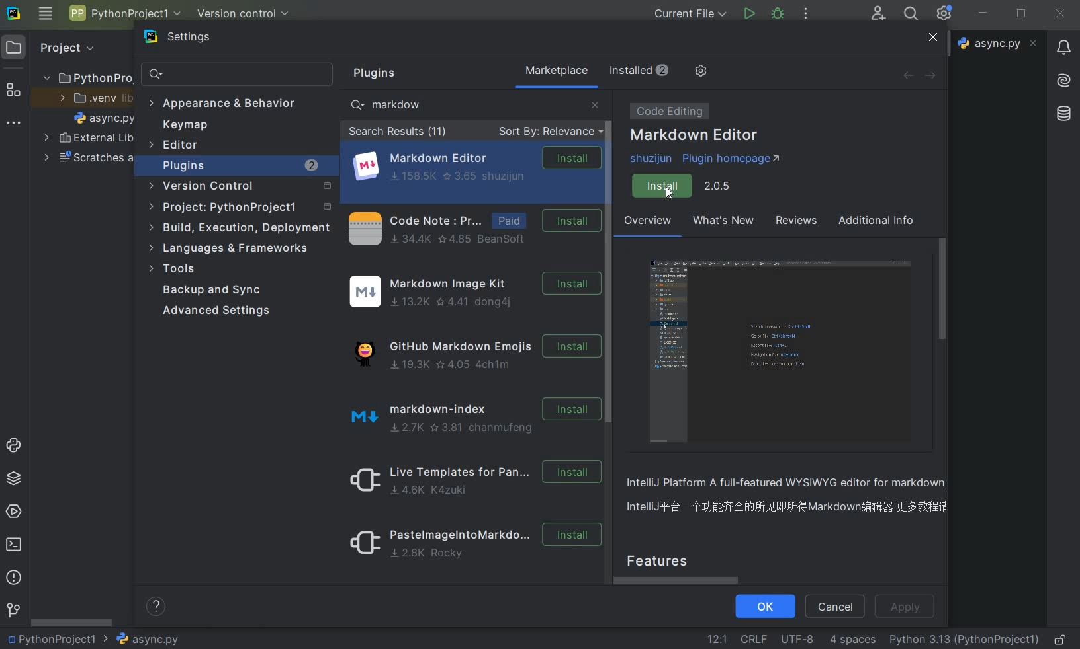 Image resolution: width=1080 pixels, height=649 pixels. What do you see at coordinates (67, 48) in the screenshot?
I see `Project` at bounding box center [67, 48].